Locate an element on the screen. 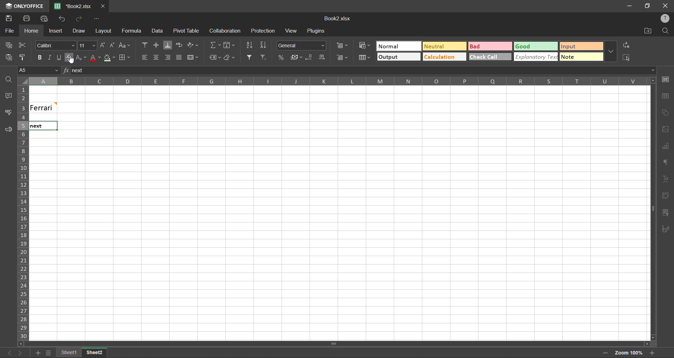 The height and width of the screenshot is (358, 674). named ranges is located at coordinates (215, 57).